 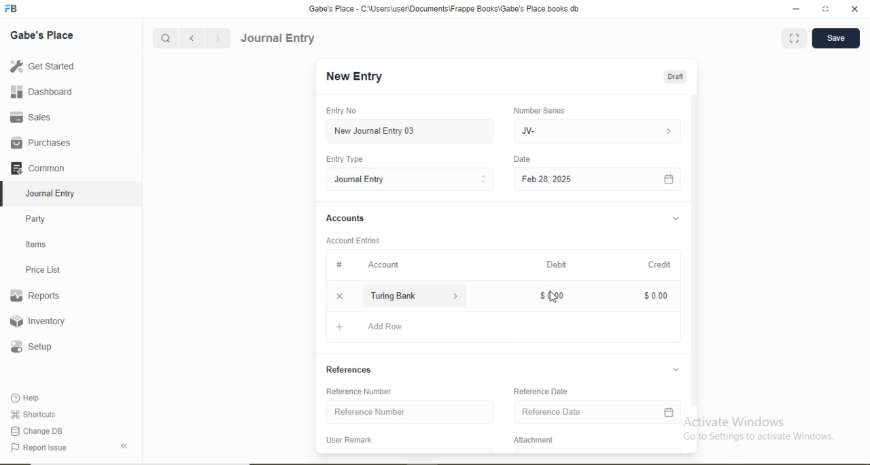 I want to click on full screen, so click(x=826, y=9).